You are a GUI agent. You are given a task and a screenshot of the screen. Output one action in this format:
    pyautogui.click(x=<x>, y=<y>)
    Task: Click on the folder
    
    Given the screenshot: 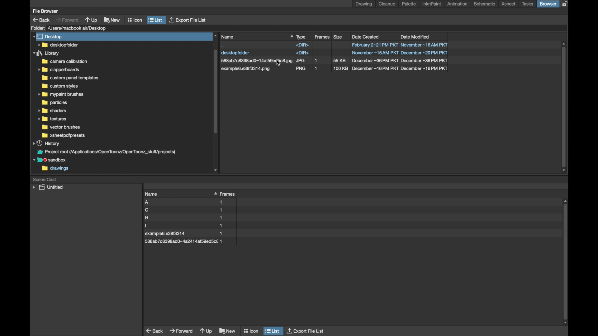 What is the action you would take?
    pyautogui.click(x=53, y=119)
    